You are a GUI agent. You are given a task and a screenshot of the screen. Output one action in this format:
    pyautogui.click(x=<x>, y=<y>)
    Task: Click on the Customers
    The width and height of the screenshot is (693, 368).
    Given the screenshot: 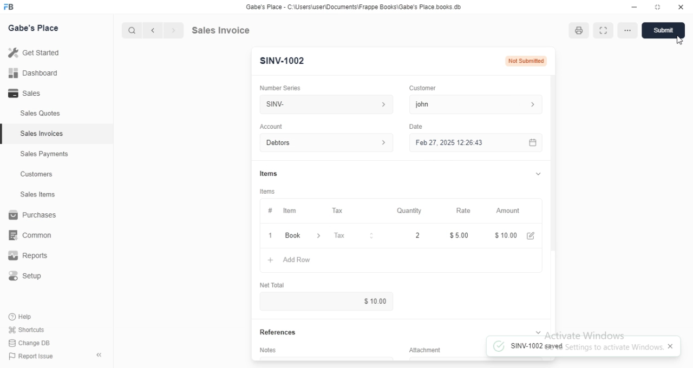 What is the action you would take?
    pyautogui.click(x=36, y=175)
    